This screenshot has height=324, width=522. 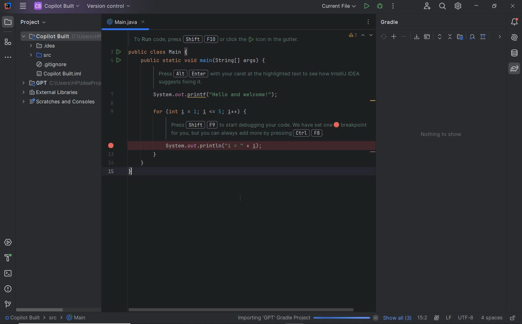 I want to click on SEARCH EVERYWHERE, so click(x=442, y=6).